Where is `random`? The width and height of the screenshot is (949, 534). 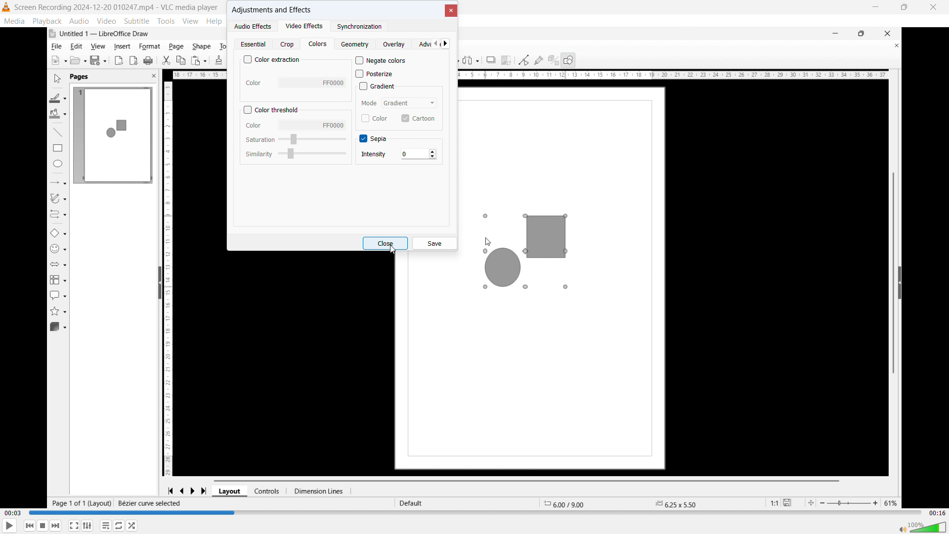
random is located at coordinates (133, 526).